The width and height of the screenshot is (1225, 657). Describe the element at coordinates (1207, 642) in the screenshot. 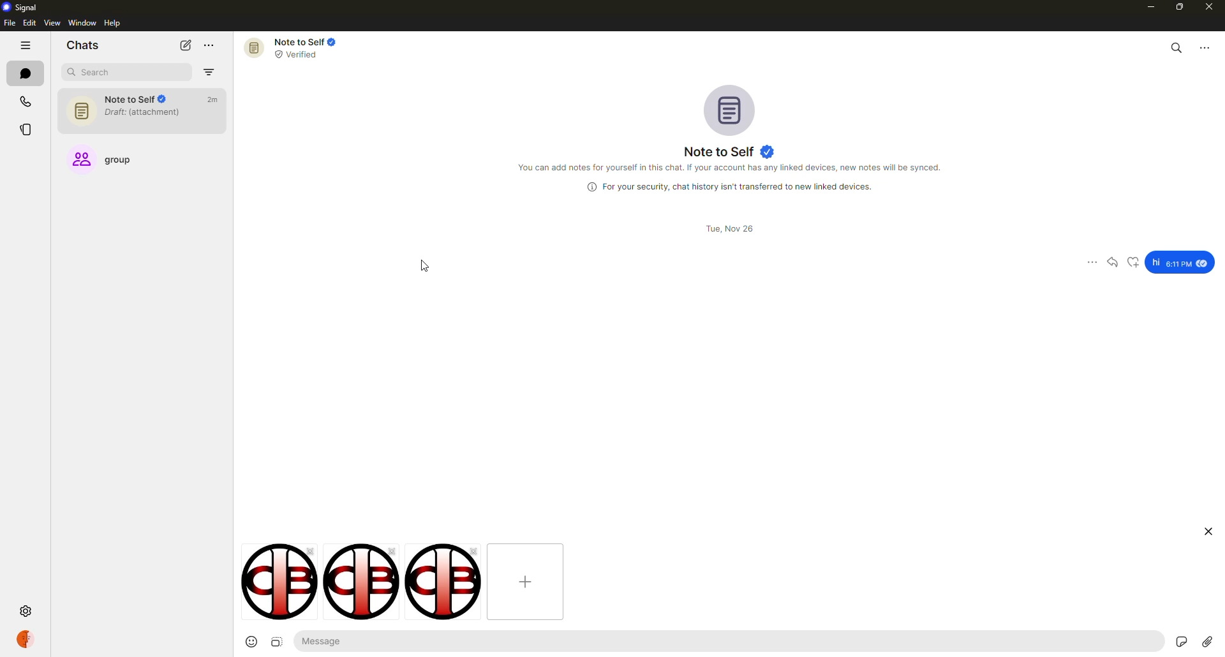

I see `attach` at that location.